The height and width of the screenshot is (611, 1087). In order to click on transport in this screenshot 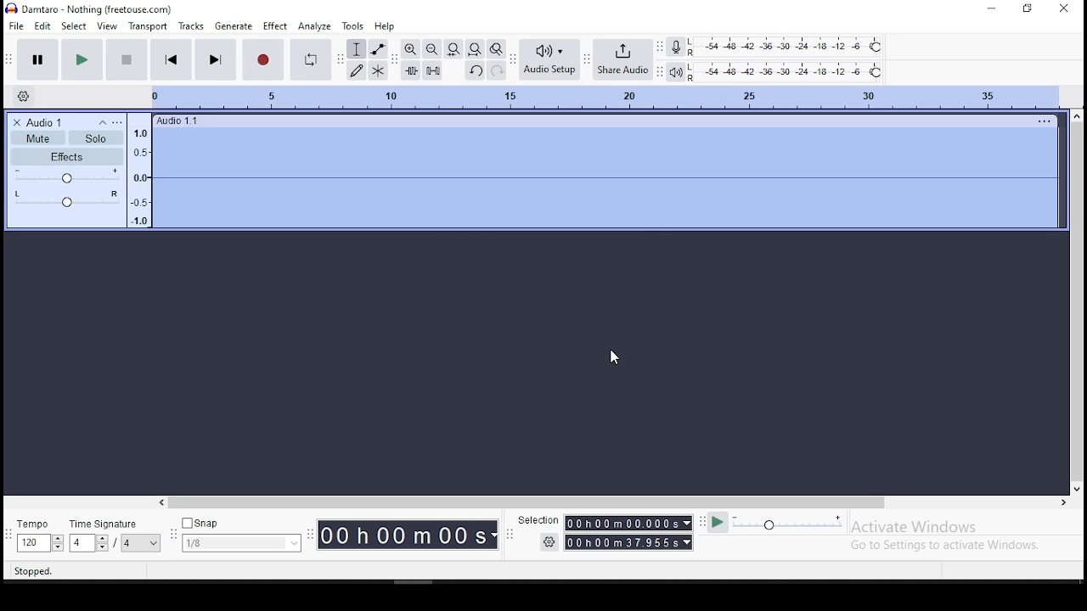, I will do `click(147, 26)`.